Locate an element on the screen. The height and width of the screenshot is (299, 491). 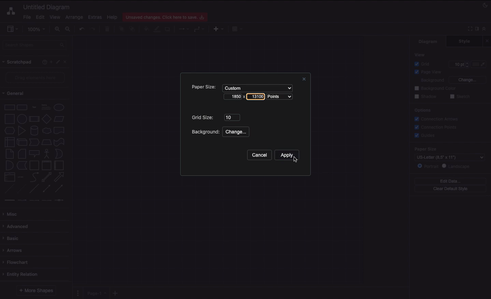
Diamond is located at coordinates (46, 119).